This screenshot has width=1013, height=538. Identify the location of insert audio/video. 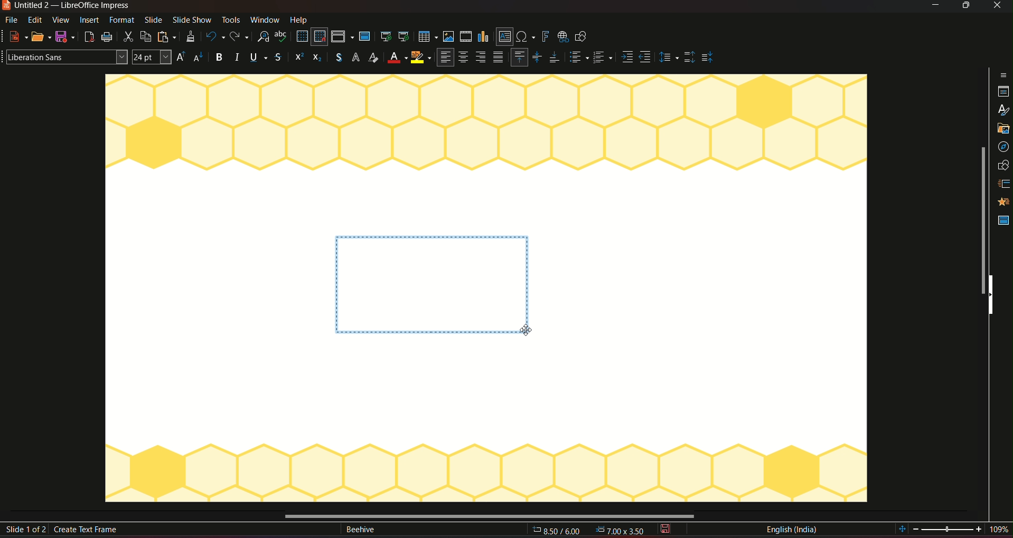
(465, 37).